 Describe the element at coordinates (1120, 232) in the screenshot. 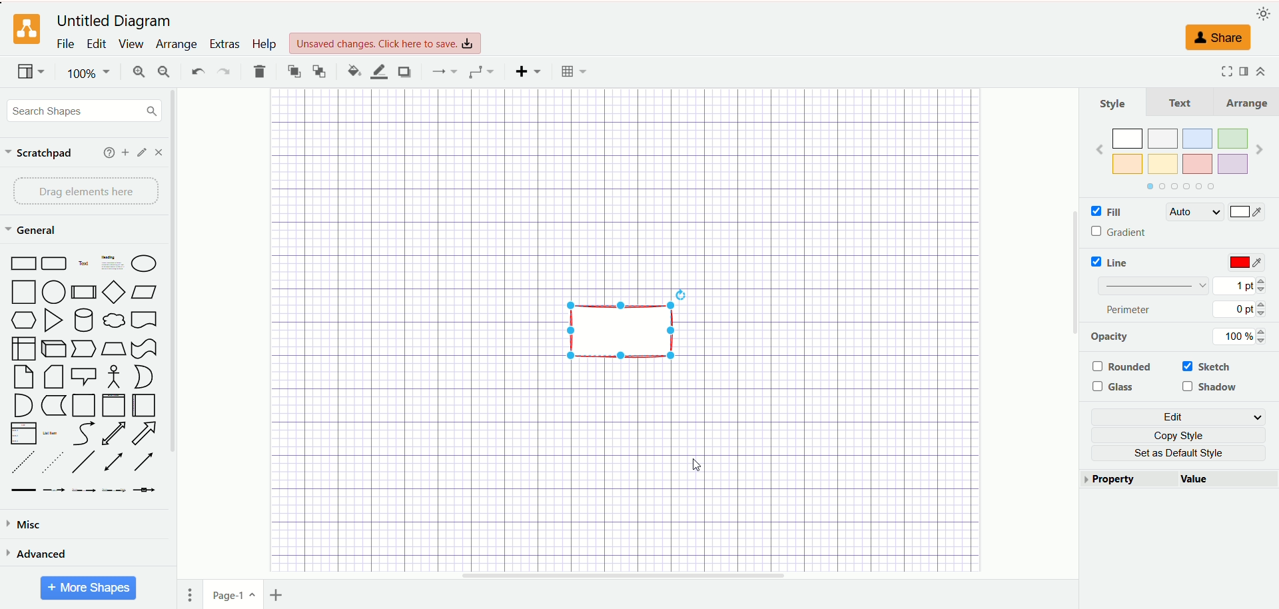

I see `gradient` at that location.